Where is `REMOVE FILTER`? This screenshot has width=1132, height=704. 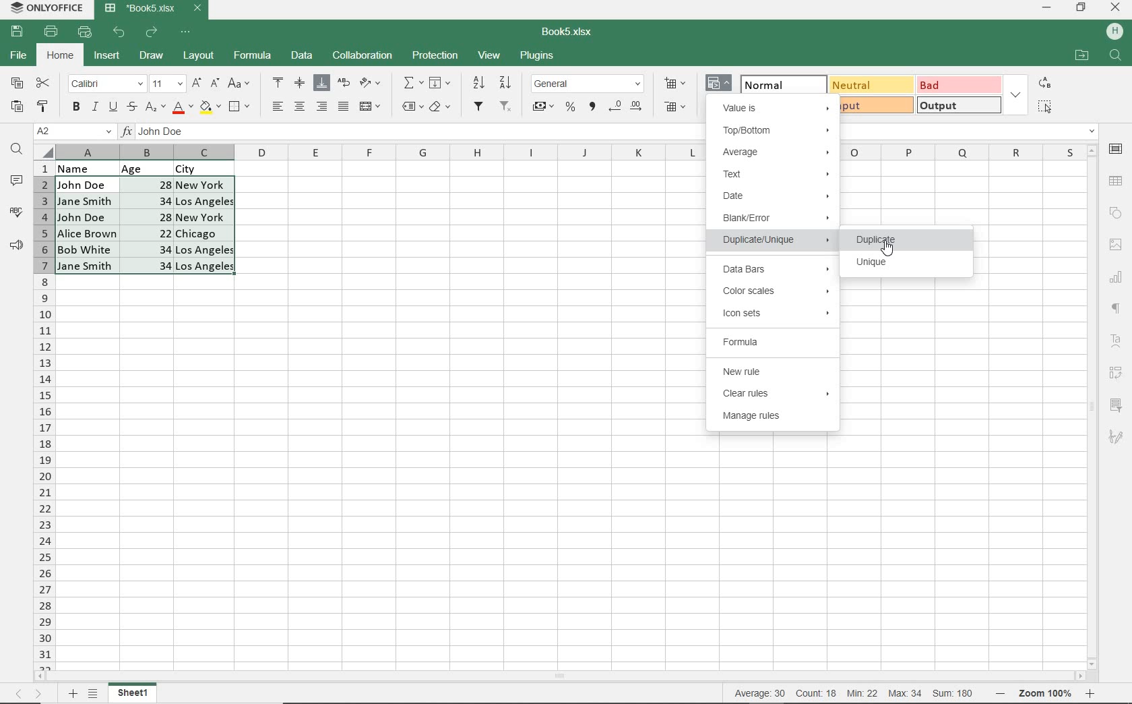
REMOVE FILTER is located at coordinates (507, 105).